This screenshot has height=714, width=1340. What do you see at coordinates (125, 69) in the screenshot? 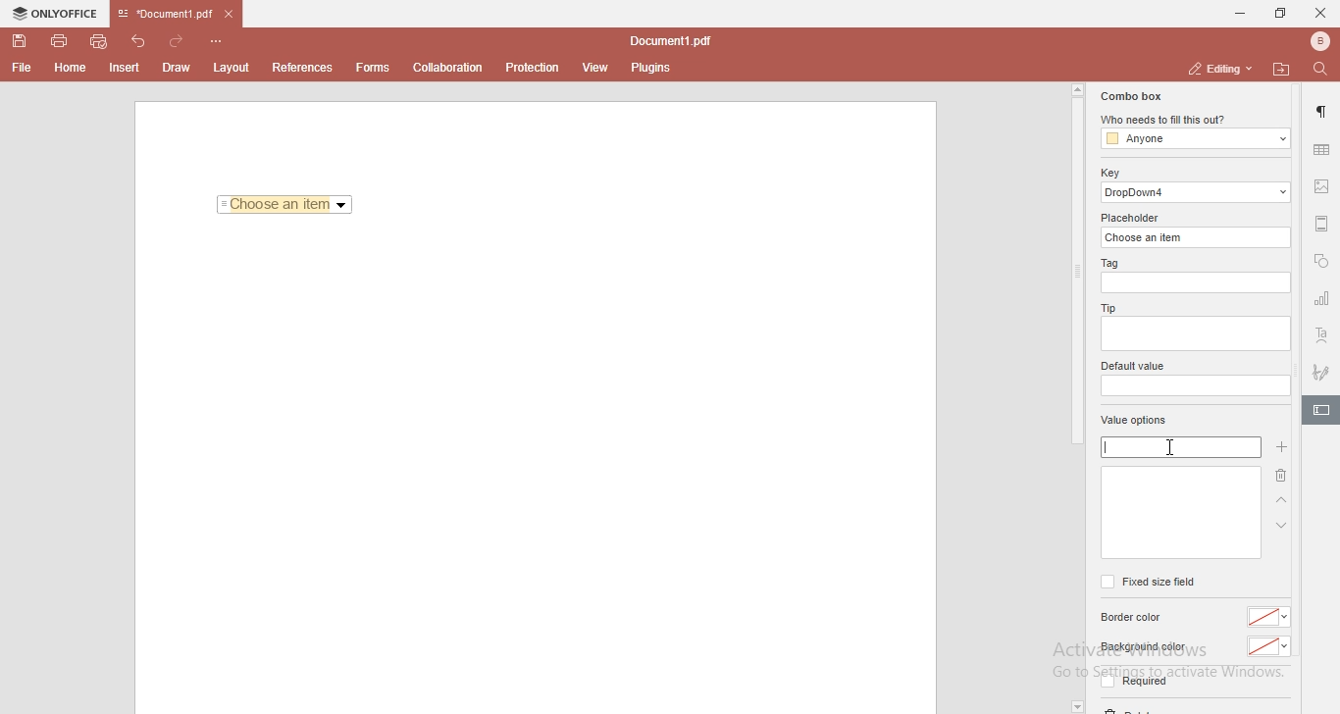
I see `Insert` at bounding box center [125, 69].